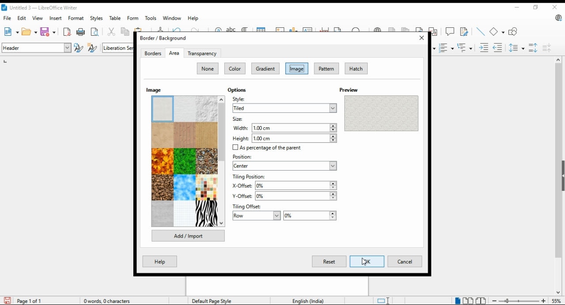  I want to click on multipage view, so click(469, 301).